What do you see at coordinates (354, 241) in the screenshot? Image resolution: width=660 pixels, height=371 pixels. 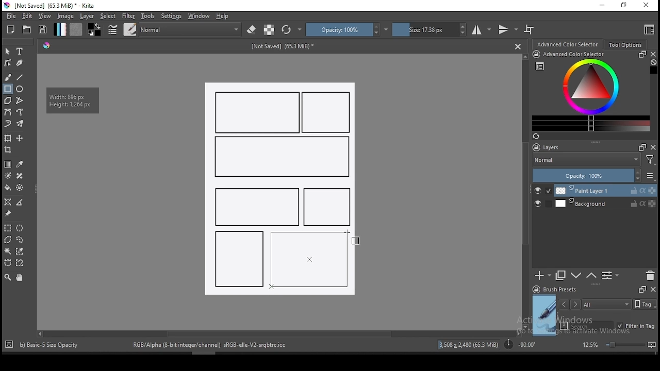 I see `mouse pointer` at bounding box center [354, 241].